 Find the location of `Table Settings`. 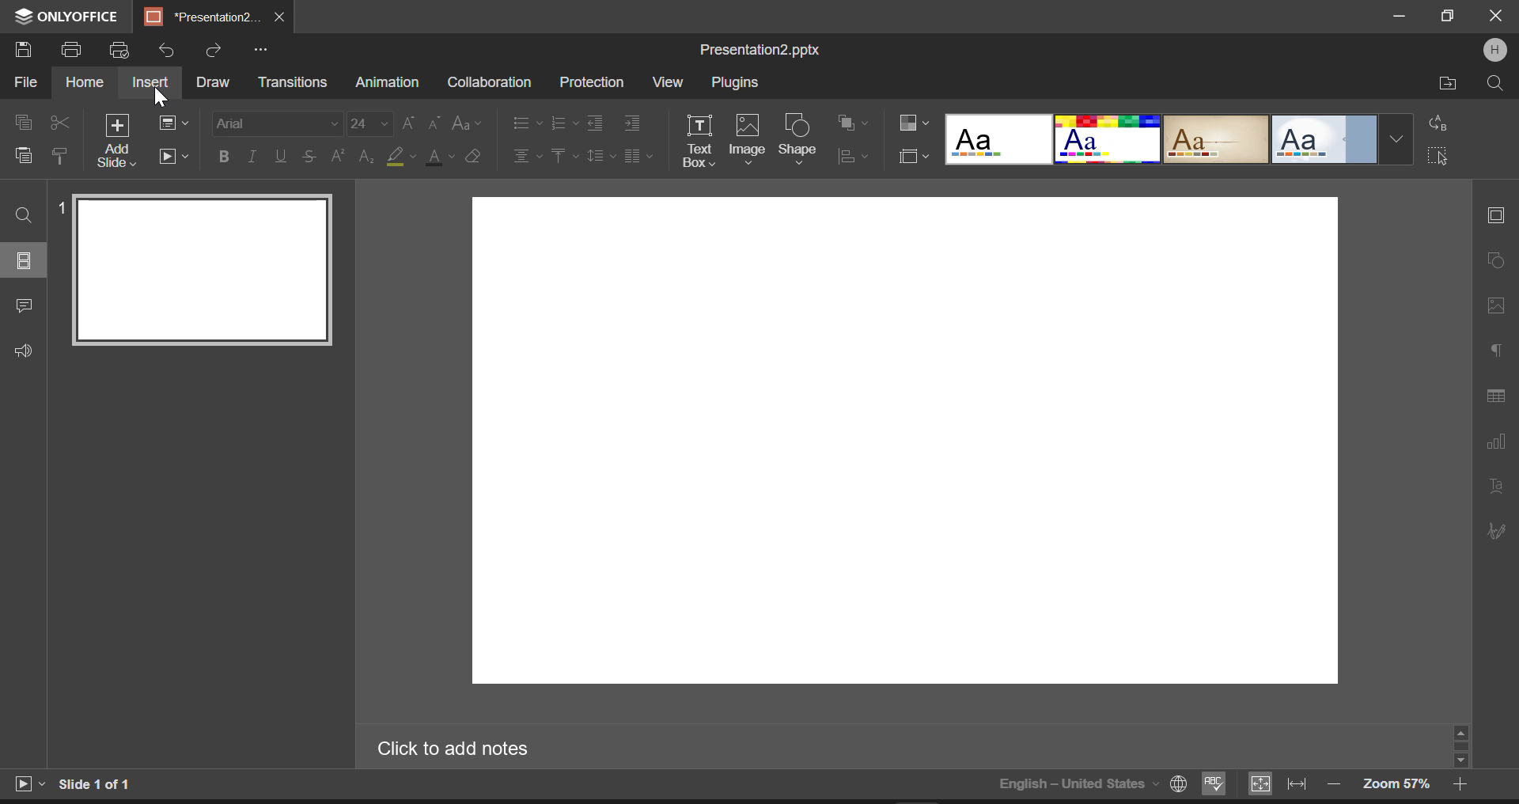

Table Settings is located at coordinates (1496, 396).